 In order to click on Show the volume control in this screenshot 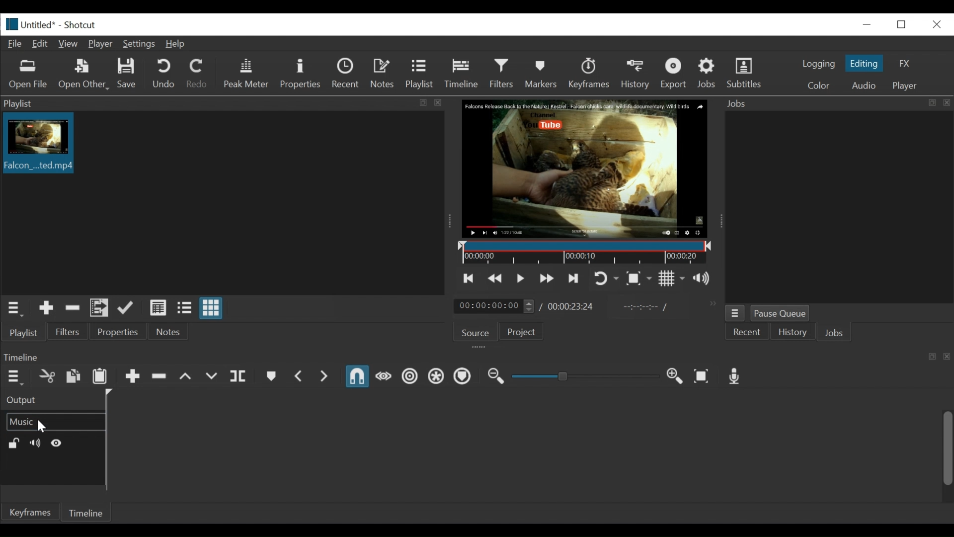, I will do `click(703, 277)`.